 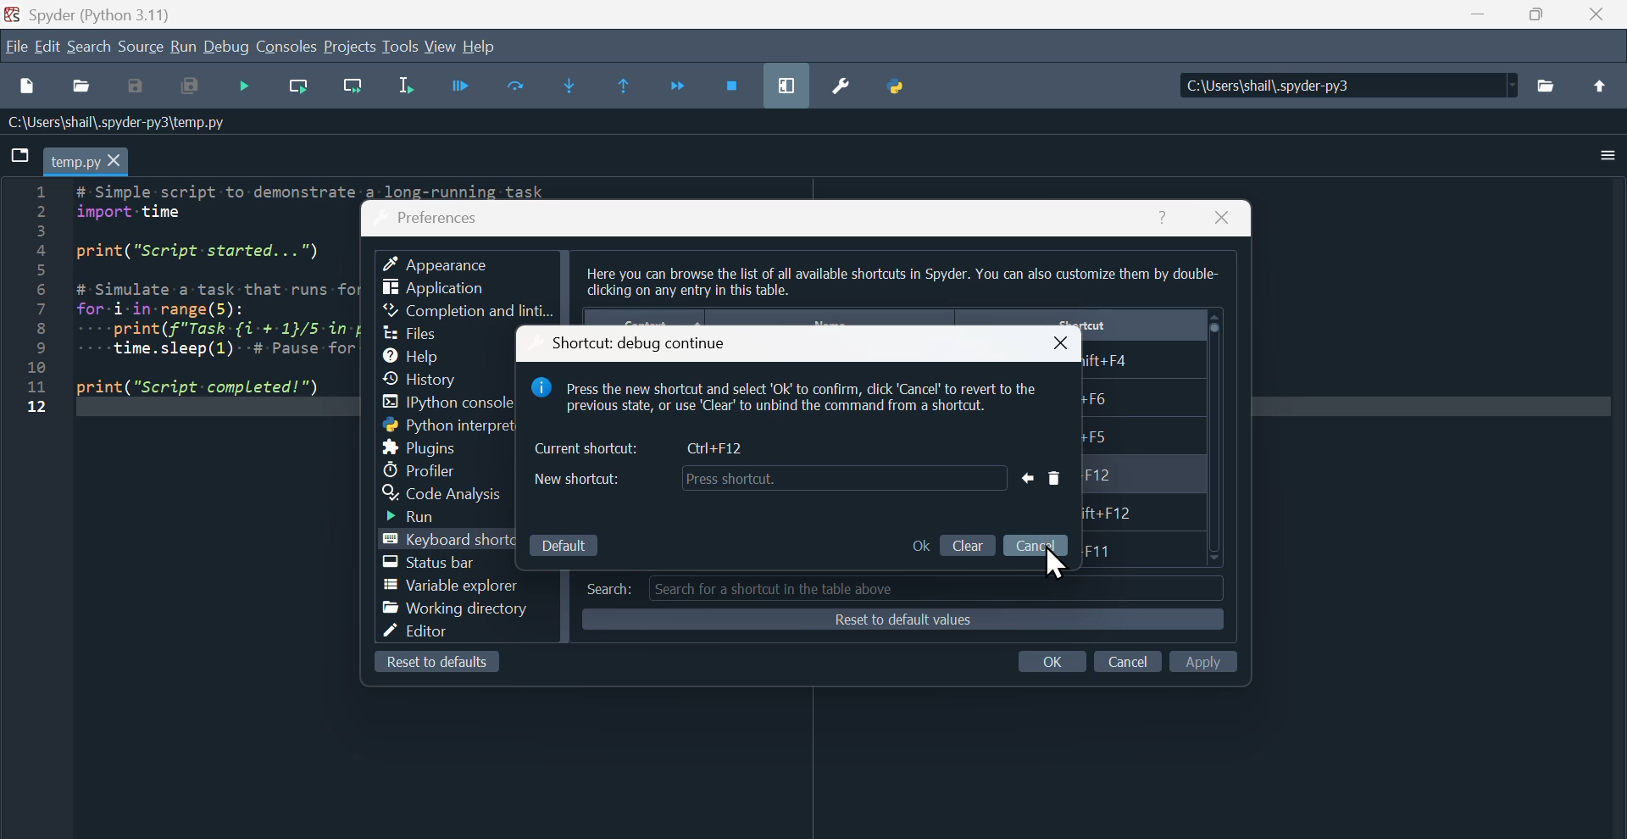 What do you see at coordinates (1596, 19) in the screenshot?
I see `close` at bounding box center [1596, 19].